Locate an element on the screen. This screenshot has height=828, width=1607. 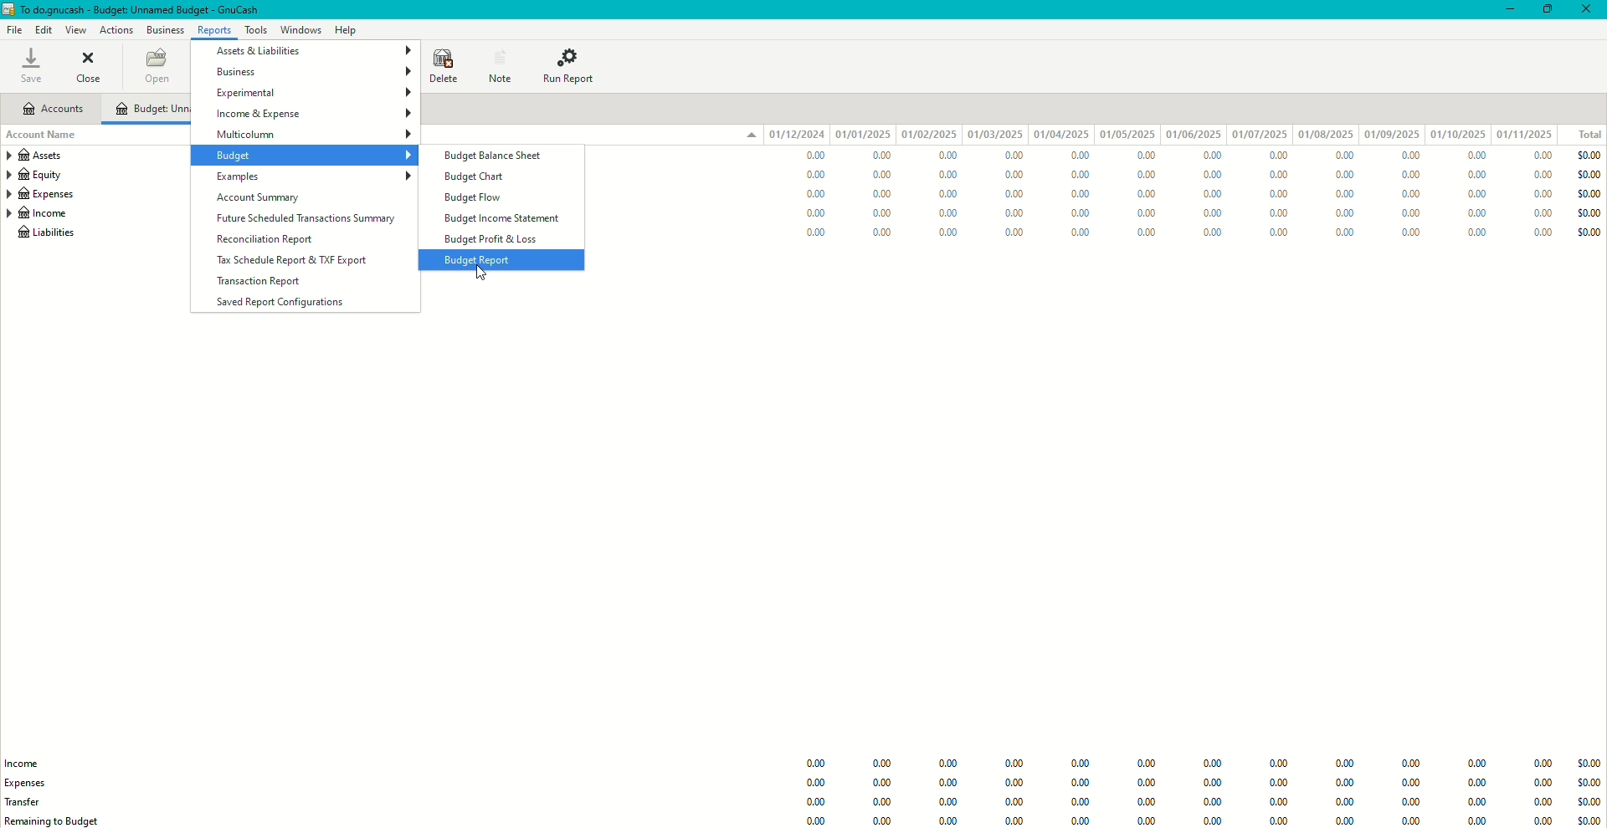
0.00 is located at coordinates (1014, 783).